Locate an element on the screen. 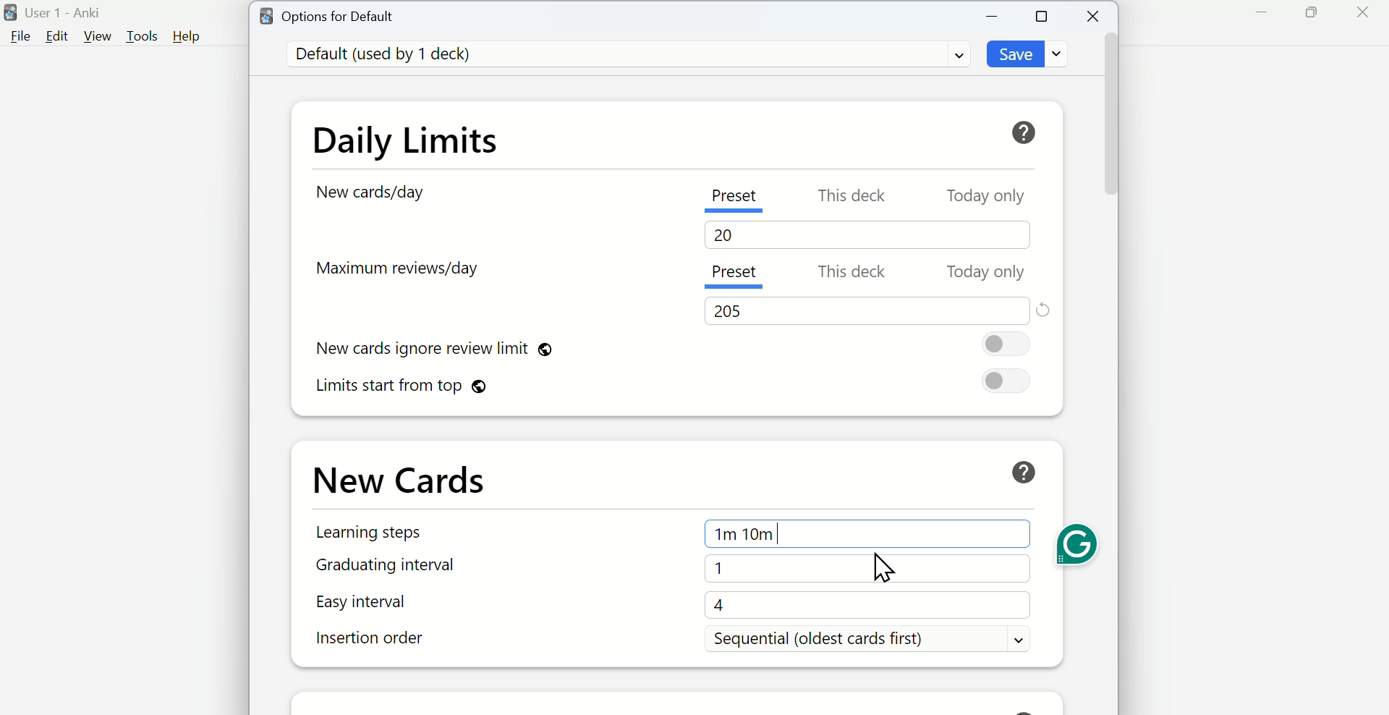 The height and width of the screenshot is (715, 1389). Help is located at coordinates (184, 36).